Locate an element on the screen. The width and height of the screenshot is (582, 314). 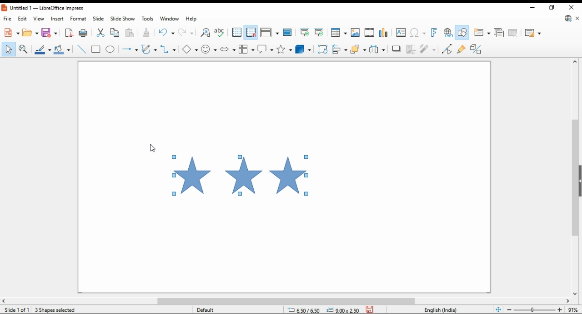
save is located at coordinates (369, 309).